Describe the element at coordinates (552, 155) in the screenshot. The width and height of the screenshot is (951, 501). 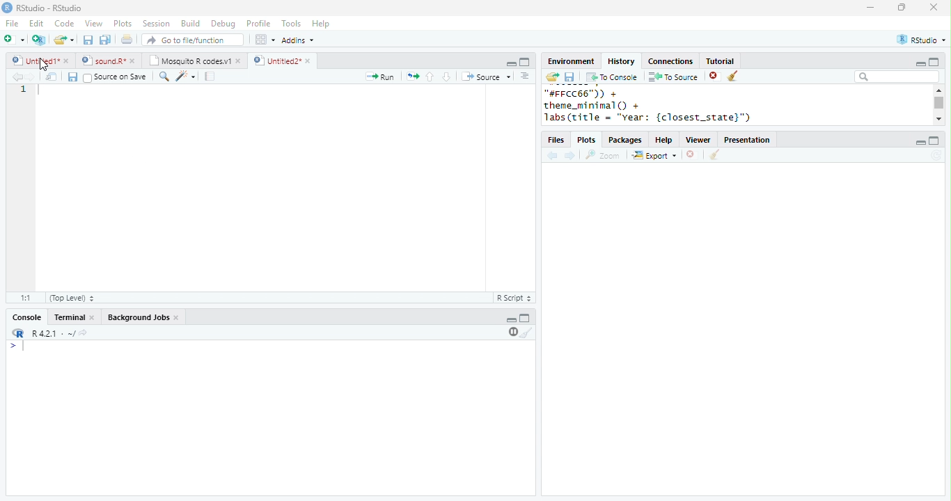
I see `back` at that location.